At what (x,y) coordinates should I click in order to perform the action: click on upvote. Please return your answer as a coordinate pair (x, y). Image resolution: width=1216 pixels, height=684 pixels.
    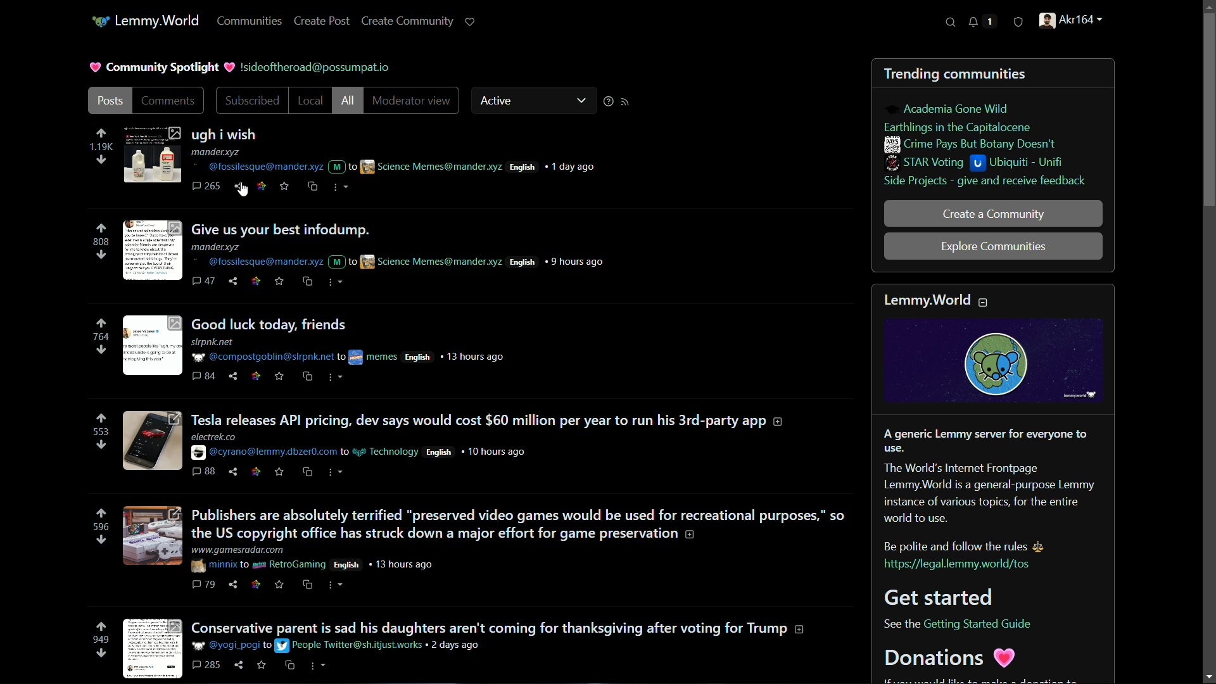
    Looking at the image, I should click on (101, 134).